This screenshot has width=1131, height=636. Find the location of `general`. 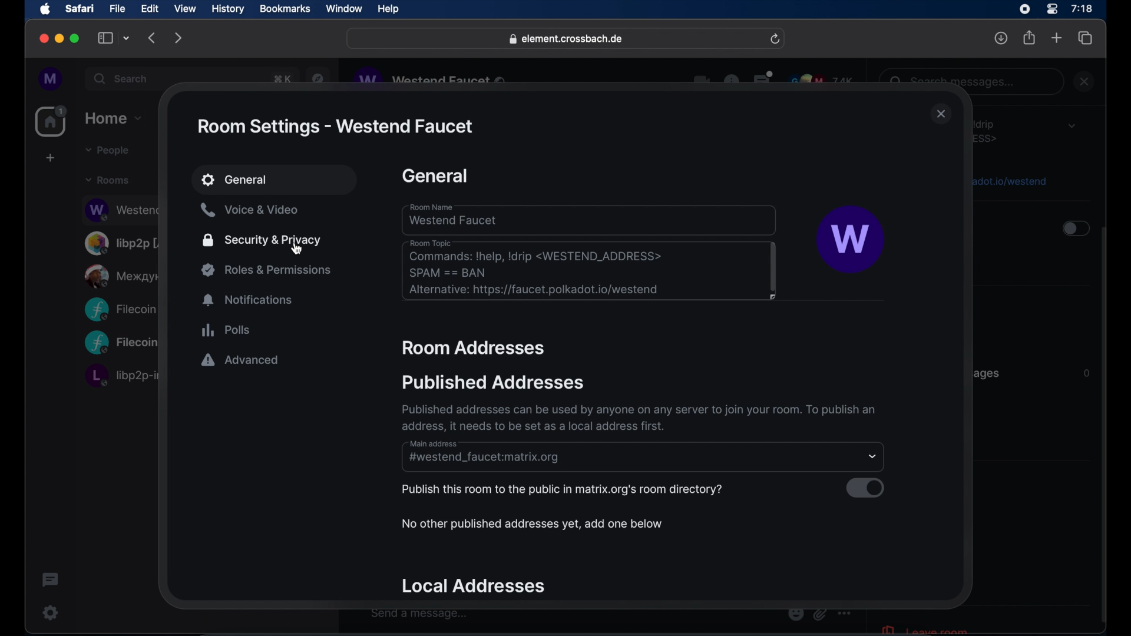

general is located at coordinates (276, 181).